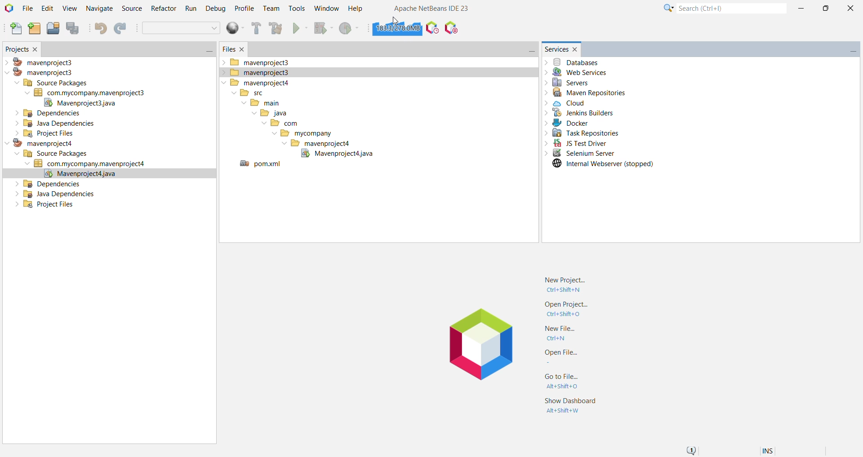 The width and height of the screenshot is (863, 457). I want to click on Window, so click(326, 7).